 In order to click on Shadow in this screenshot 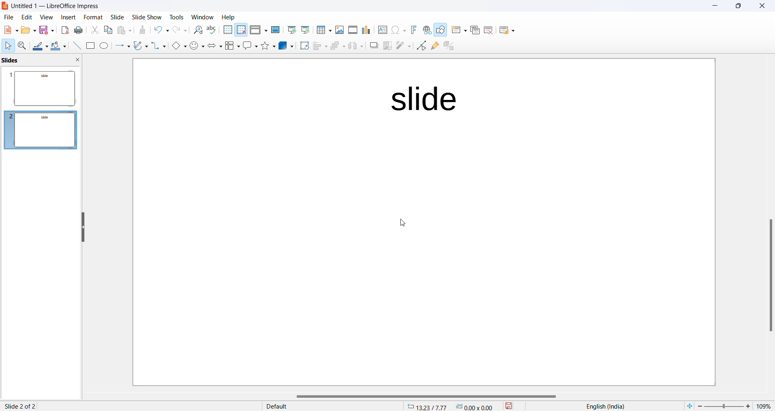, I will do `click(371, 46)`.